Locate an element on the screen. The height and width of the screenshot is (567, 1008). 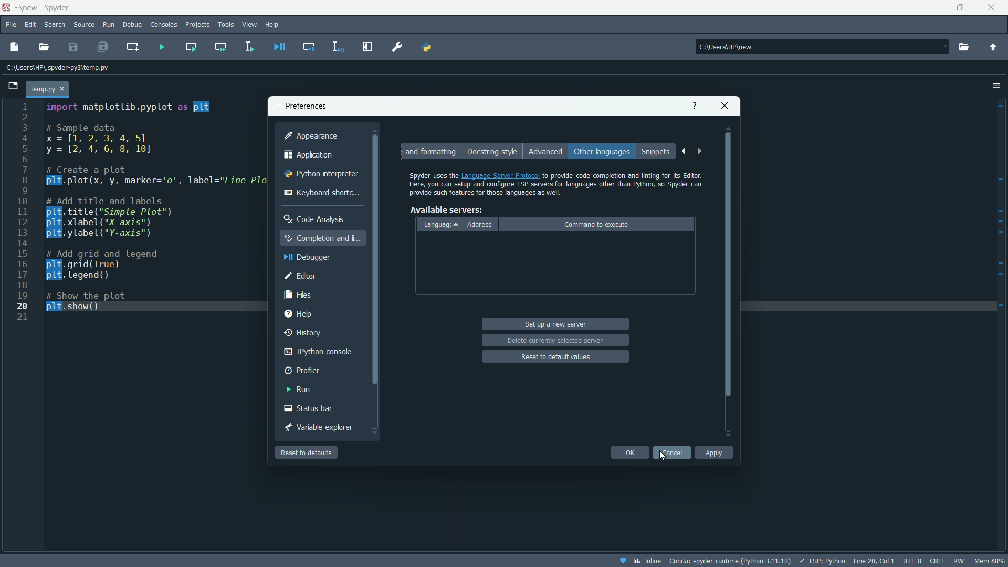
save file is located at coordinates (73, 47).